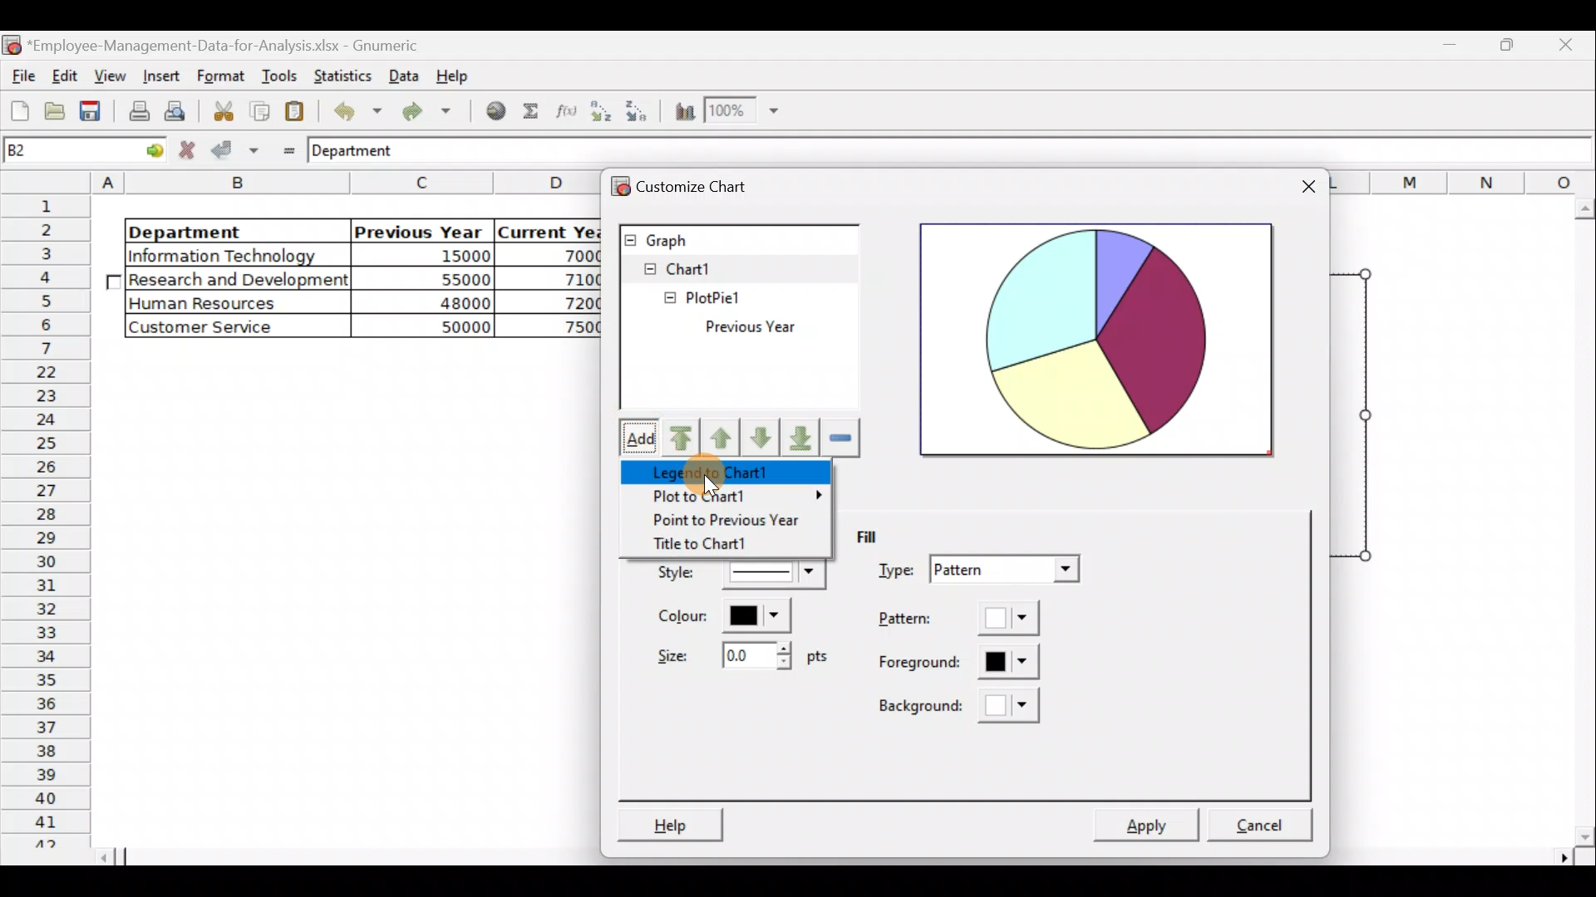  What do you see at coordinates (215, 304) in the screenshot?
I see `Human Resources` at bounding box center [215, 304].